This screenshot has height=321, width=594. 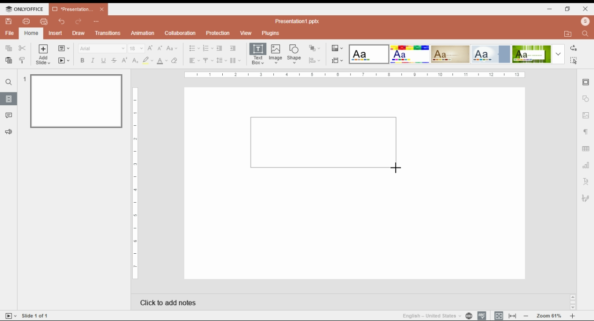 What do you see at coordinates (513, 315) in the screenshot?
I see `fit to width` at bounding box center [513, 315].